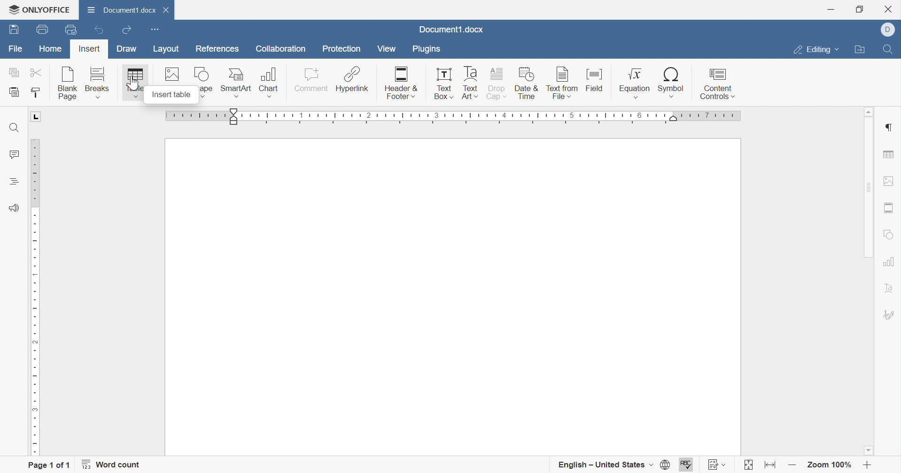 The image size is (901, 473). I want to click on Insert, so click(90, 49).